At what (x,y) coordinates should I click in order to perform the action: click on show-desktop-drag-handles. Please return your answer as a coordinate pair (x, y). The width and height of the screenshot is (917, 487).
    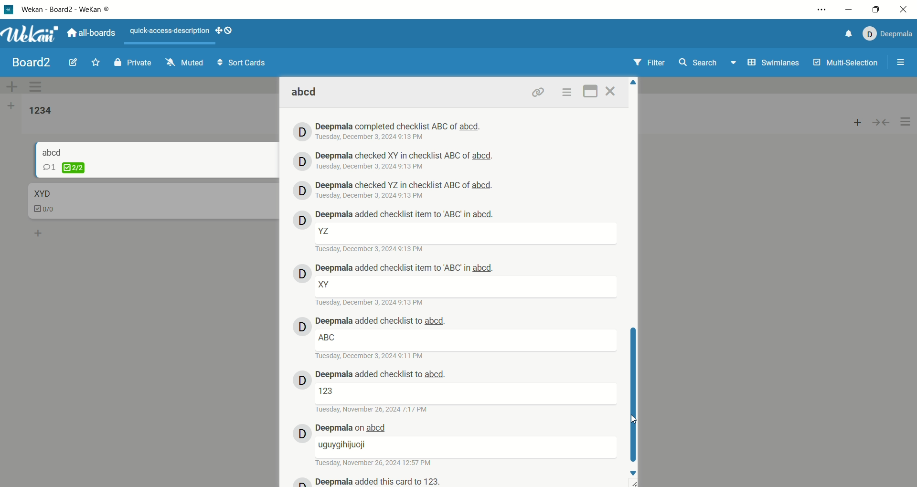
    Looking at the image, I should click on (225, 30).